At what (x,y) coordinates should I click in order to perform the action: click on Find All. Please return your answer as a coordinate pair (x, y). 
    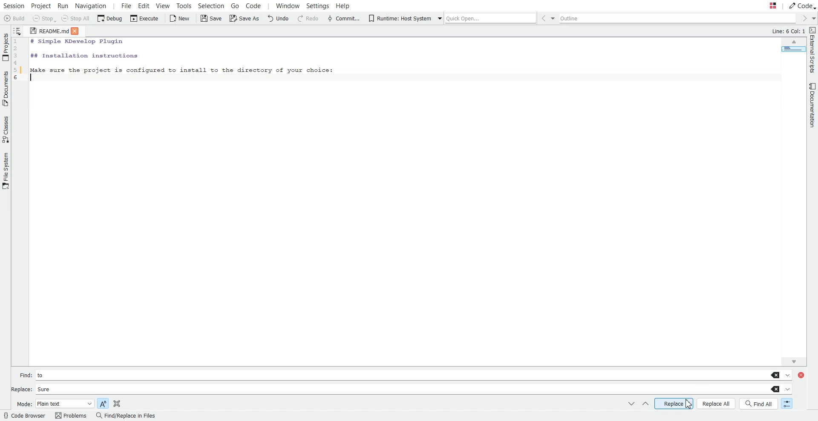
    Looking at the image, I should click on (759, 404).